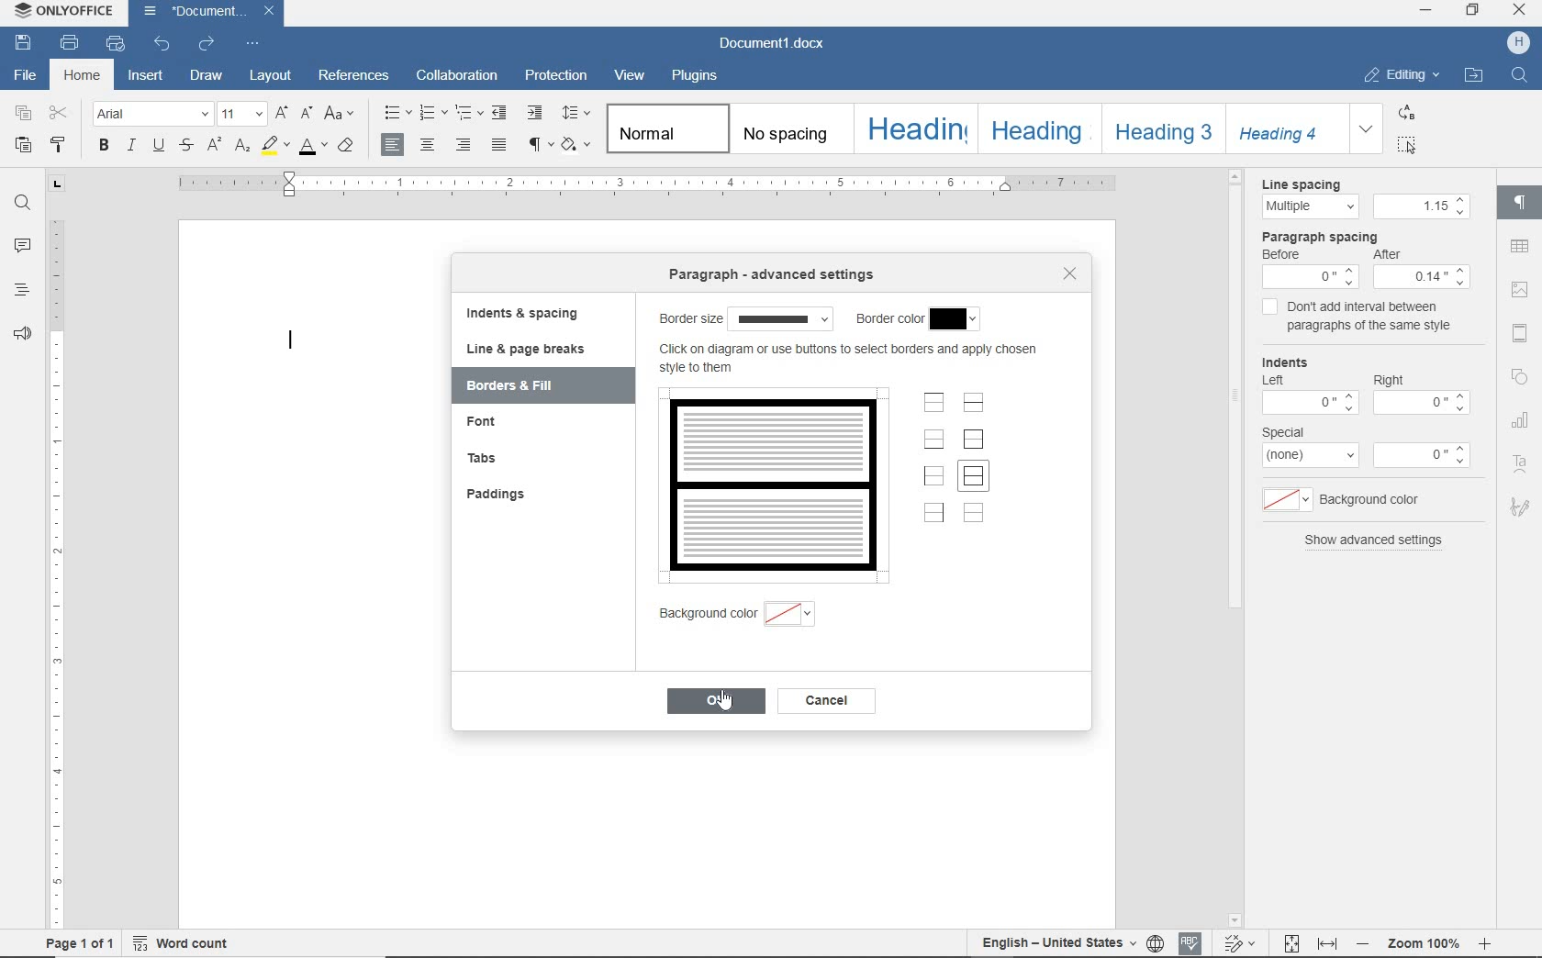  What do you see at coordinates (933, 405) in the screenshot?
I see `set top border only` at bounding box center [933, 405].